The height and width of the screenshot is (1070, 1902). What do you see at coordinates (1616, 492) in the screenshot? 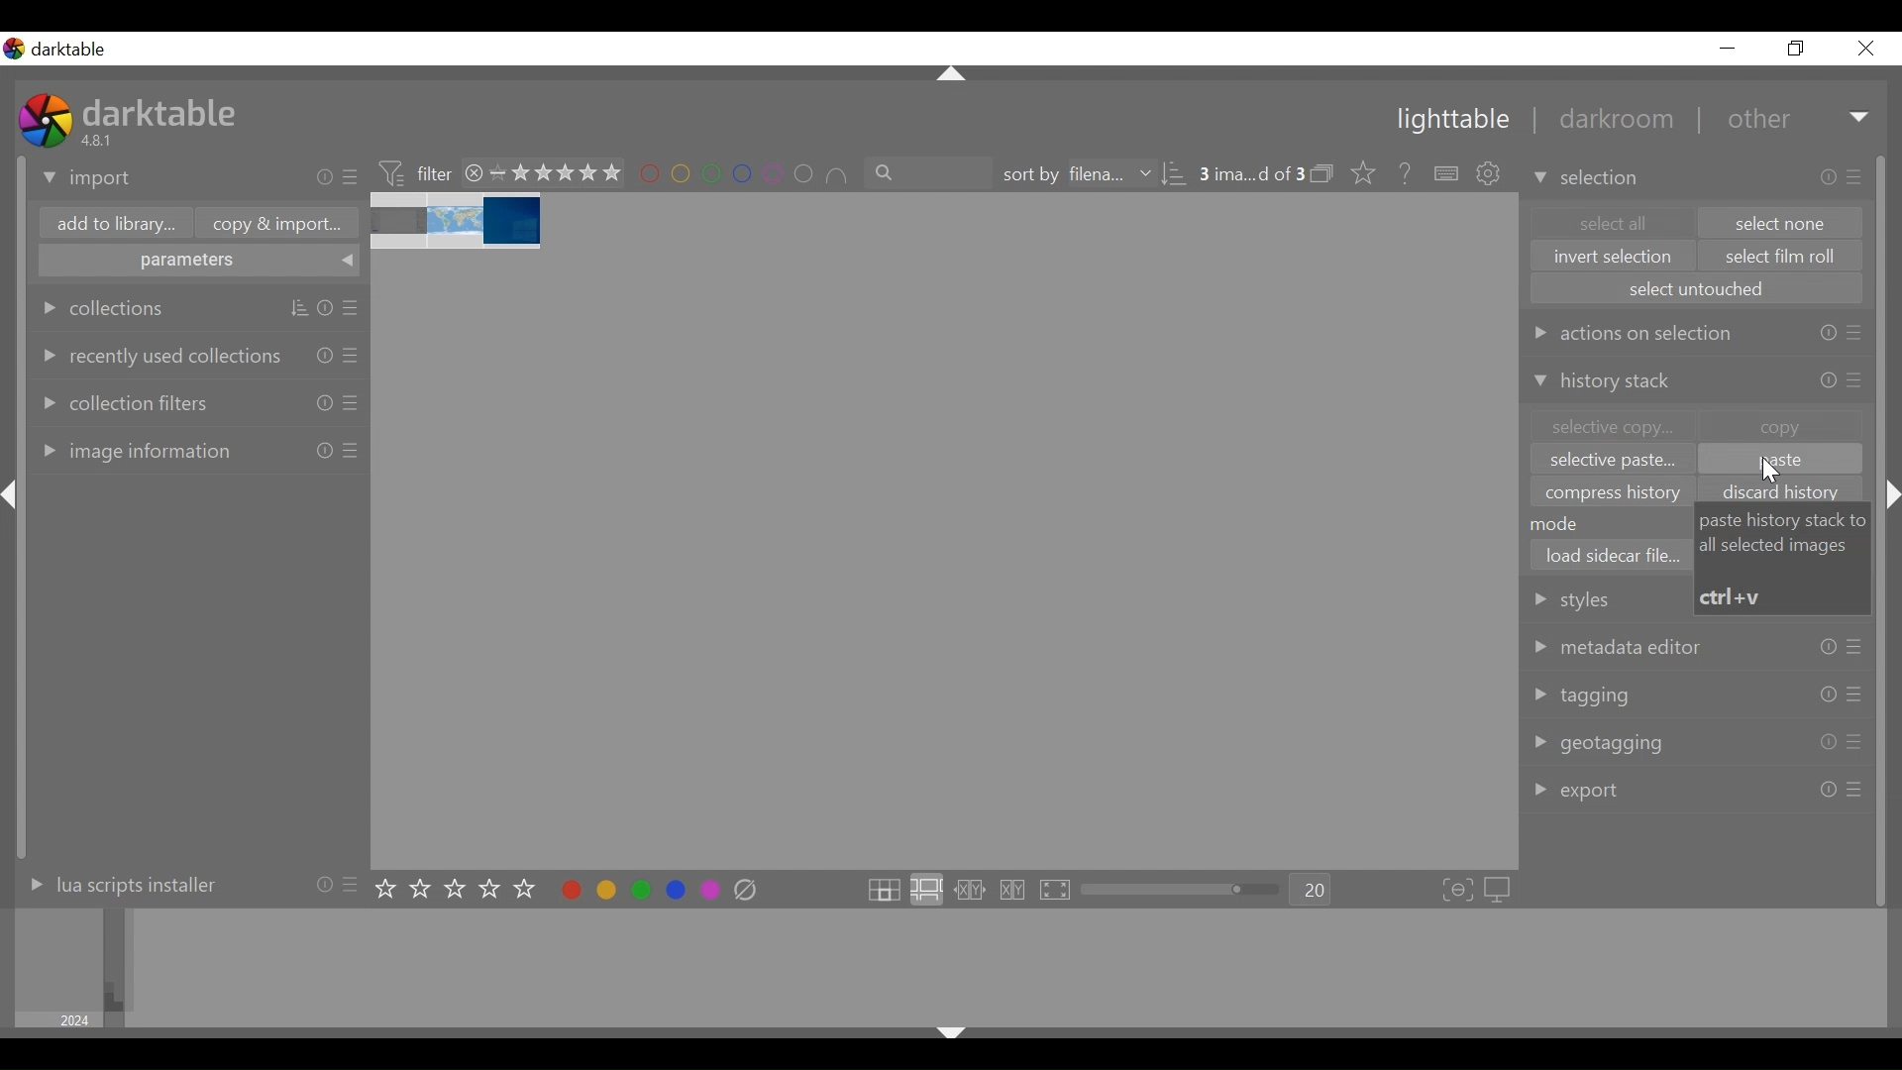
I see `compress history` at bounding box center [1616, 492].